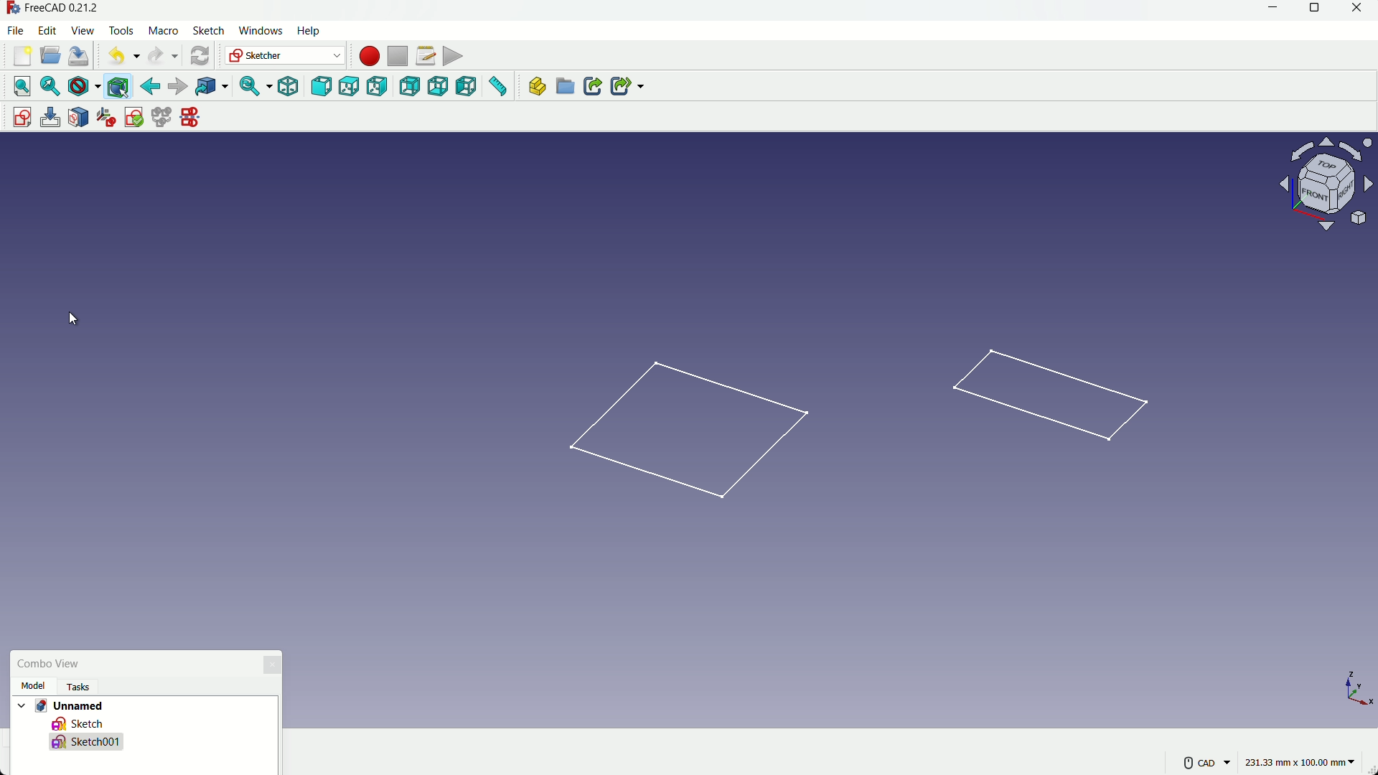 The width and height of the screenshot is (1378, 775). What do you see at coordinates (17, 30) in the screenshot?
I see `file menu` at bounding box center [17, 30].